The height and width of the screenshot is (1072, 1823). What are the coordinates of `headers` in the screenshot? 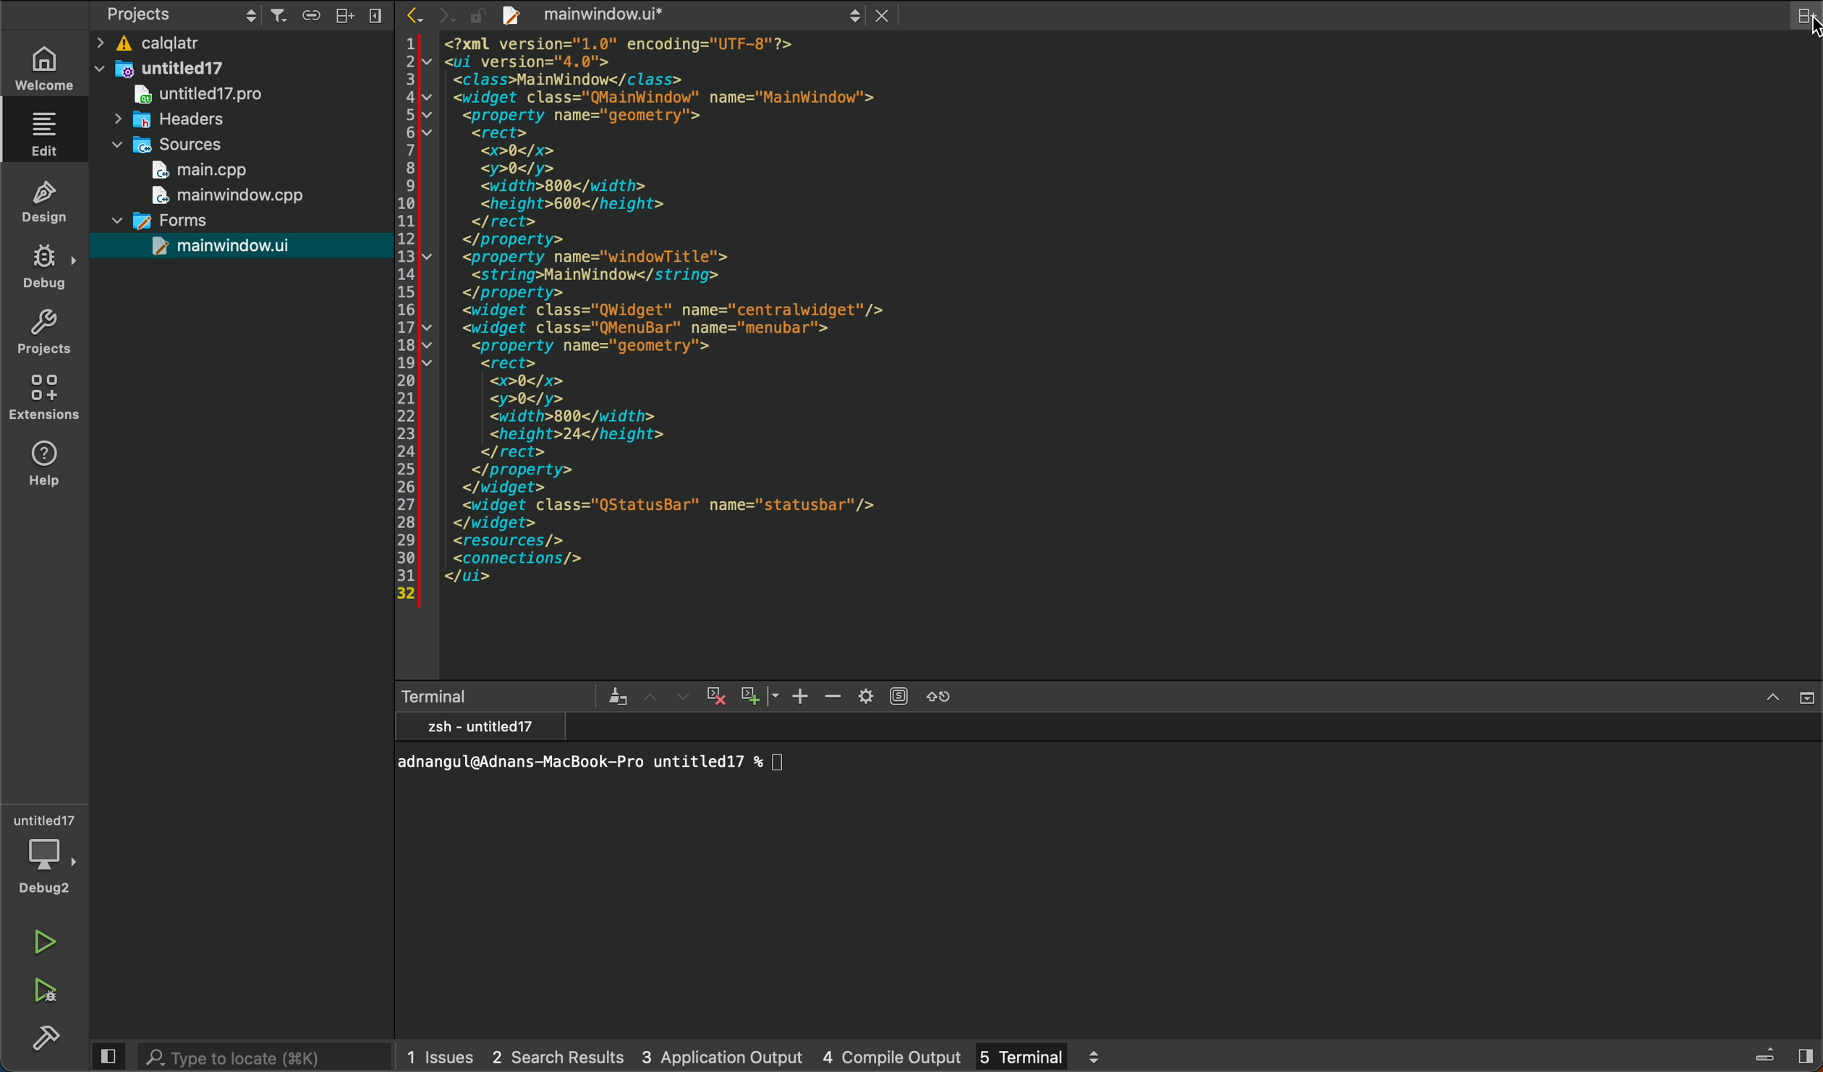 It's located at (170, 122).